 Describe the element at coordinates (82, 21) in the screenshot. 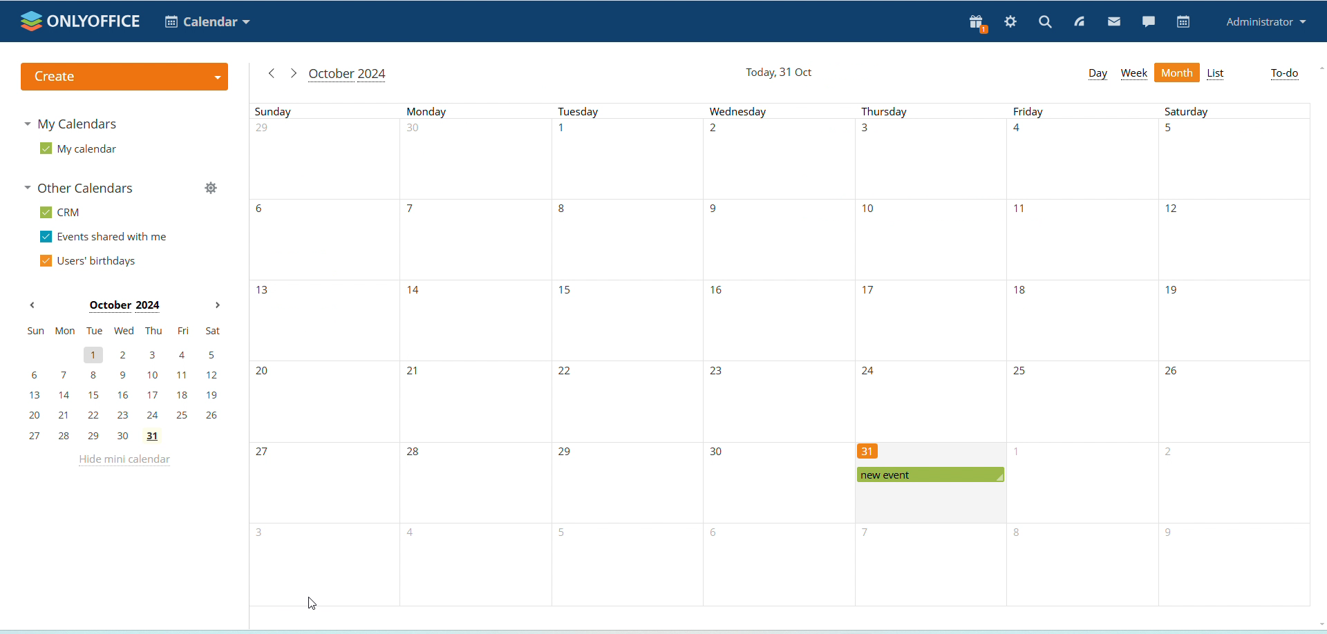

I see `logo` at that location.